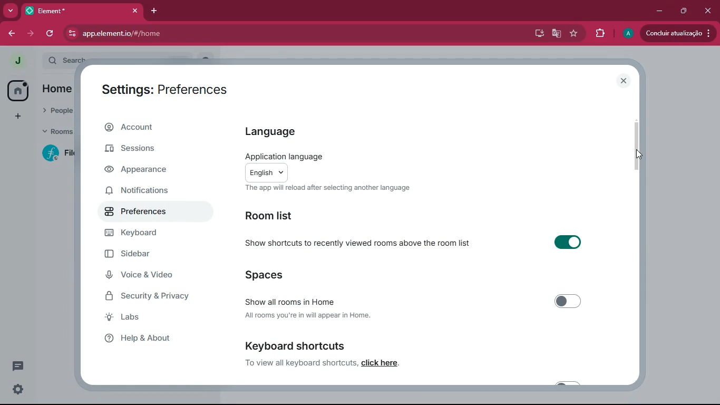 The width and height of the screenshot is (720, 405). What do you see at coordinates (148, 235) in the screenshot?
I see `keyboard` at bounding box center [148, 235].